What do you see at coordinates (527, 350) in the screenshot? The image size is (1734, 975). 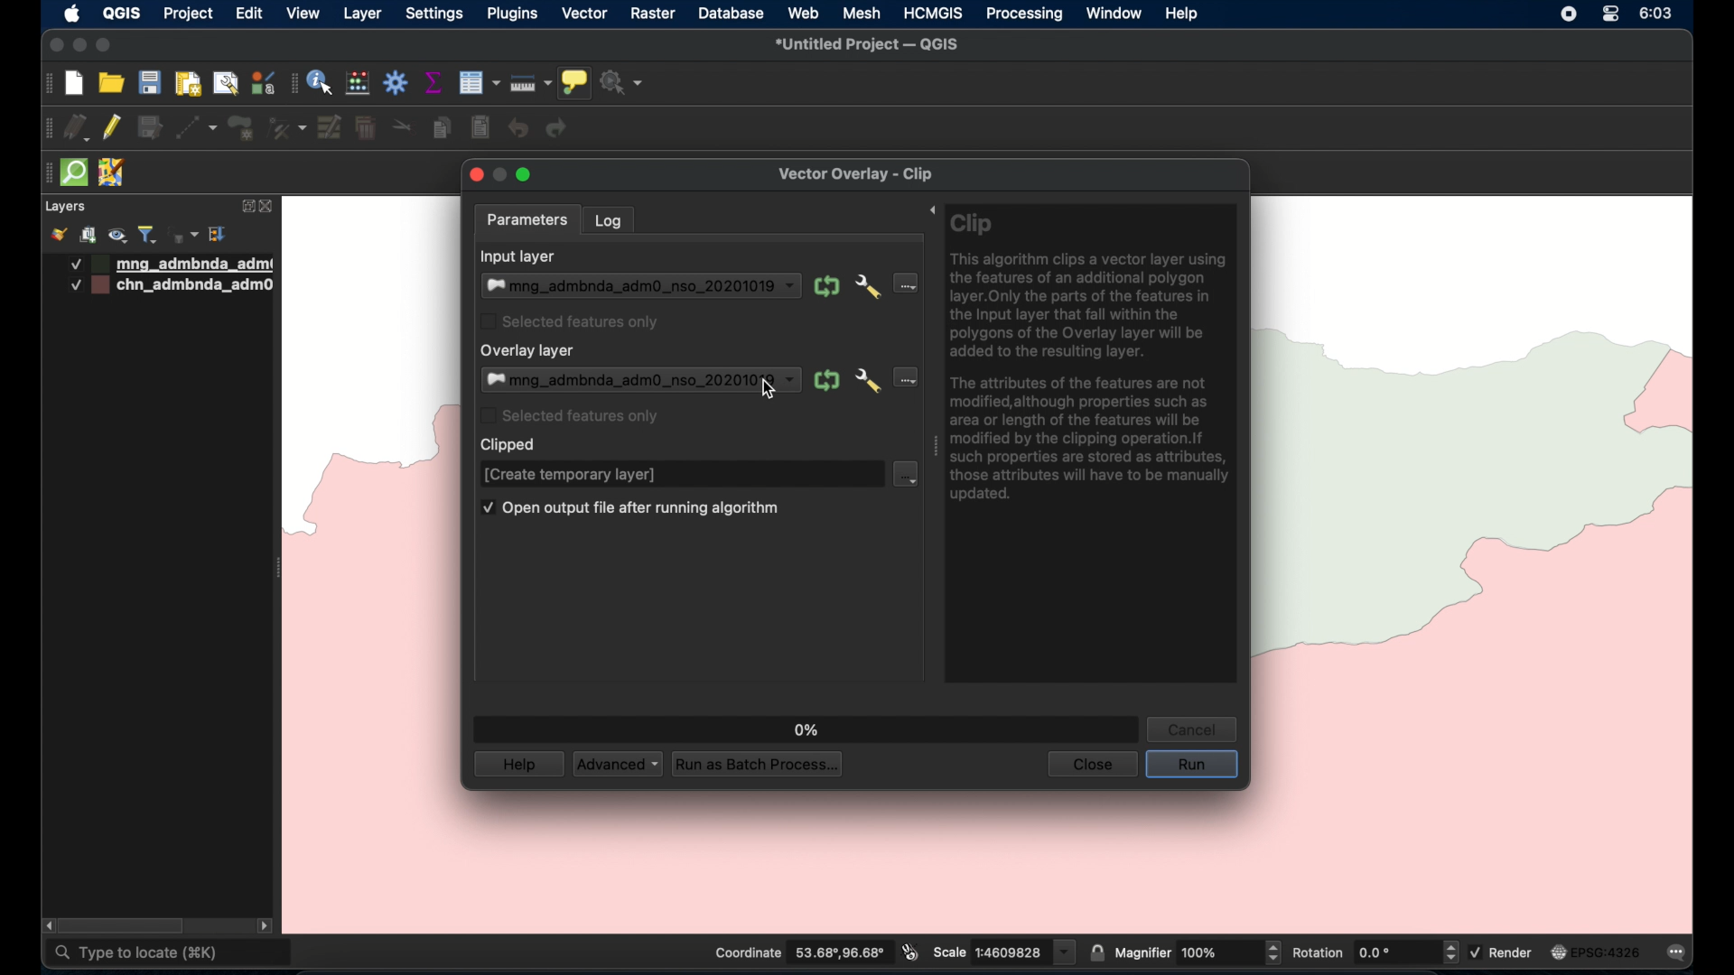 I see `overlaylayer` at bounding box center [527, 350].